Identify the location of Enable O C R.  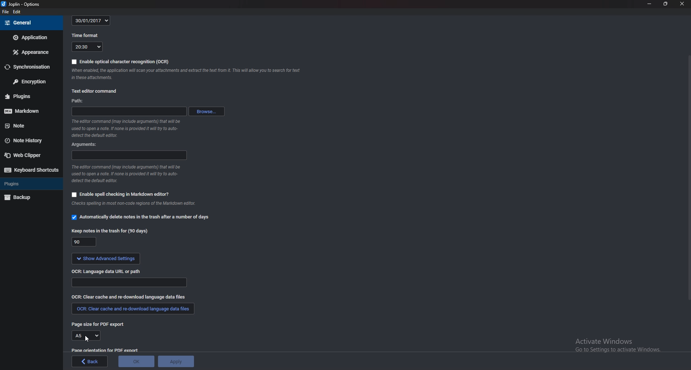
(119, 62).